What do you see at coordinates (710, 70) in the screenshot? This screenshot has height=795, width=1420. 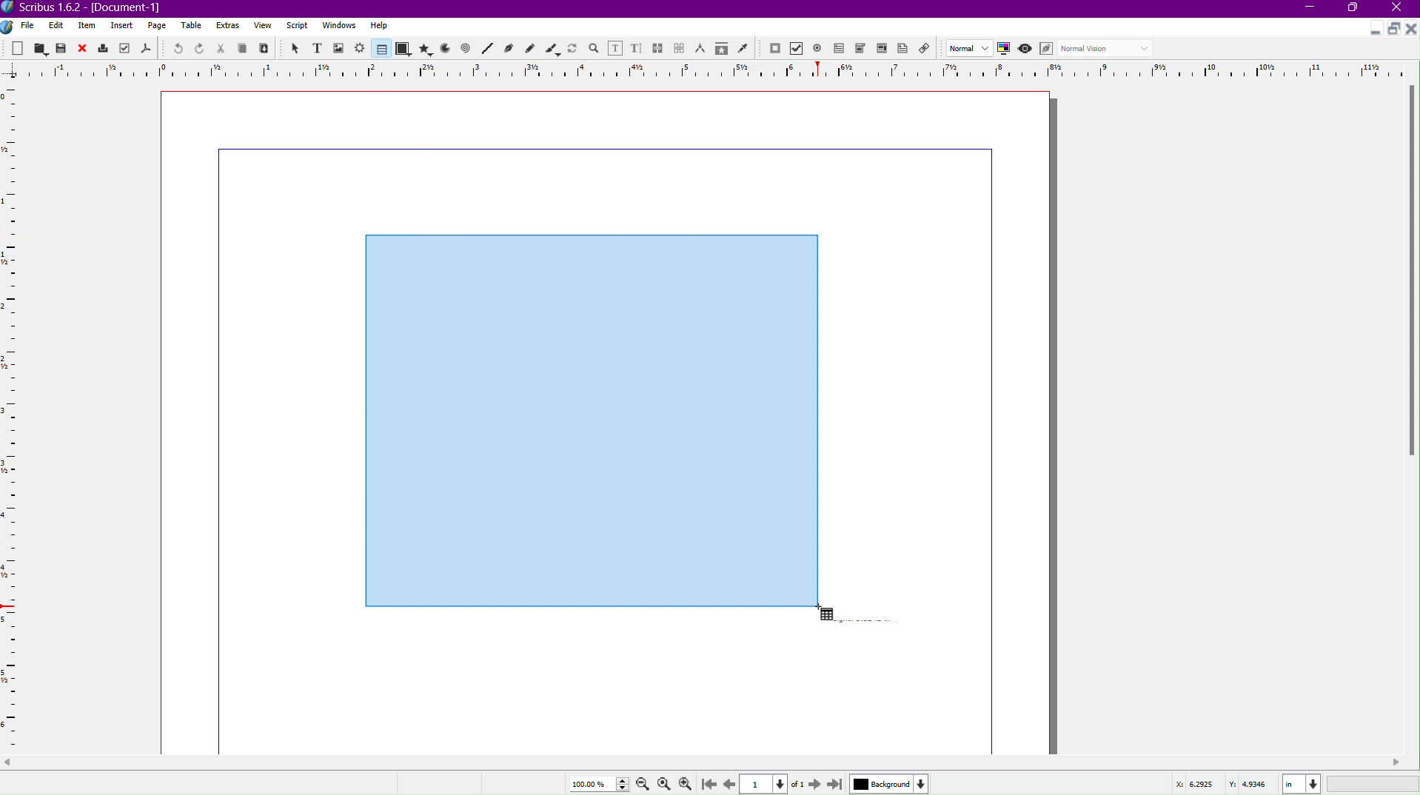 I see `Ruler Line` at bounding box center [710, 70].